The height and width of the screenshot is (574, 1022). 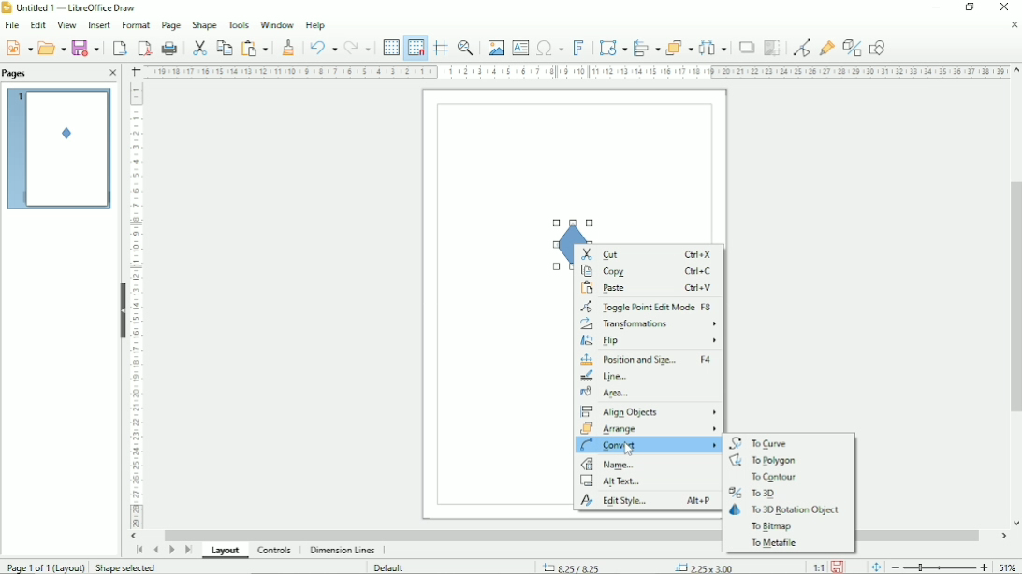 What do you see at coordinates (880, 46) in the screenshot?
I see `Show draw functions` at bounding box center [880, 46].